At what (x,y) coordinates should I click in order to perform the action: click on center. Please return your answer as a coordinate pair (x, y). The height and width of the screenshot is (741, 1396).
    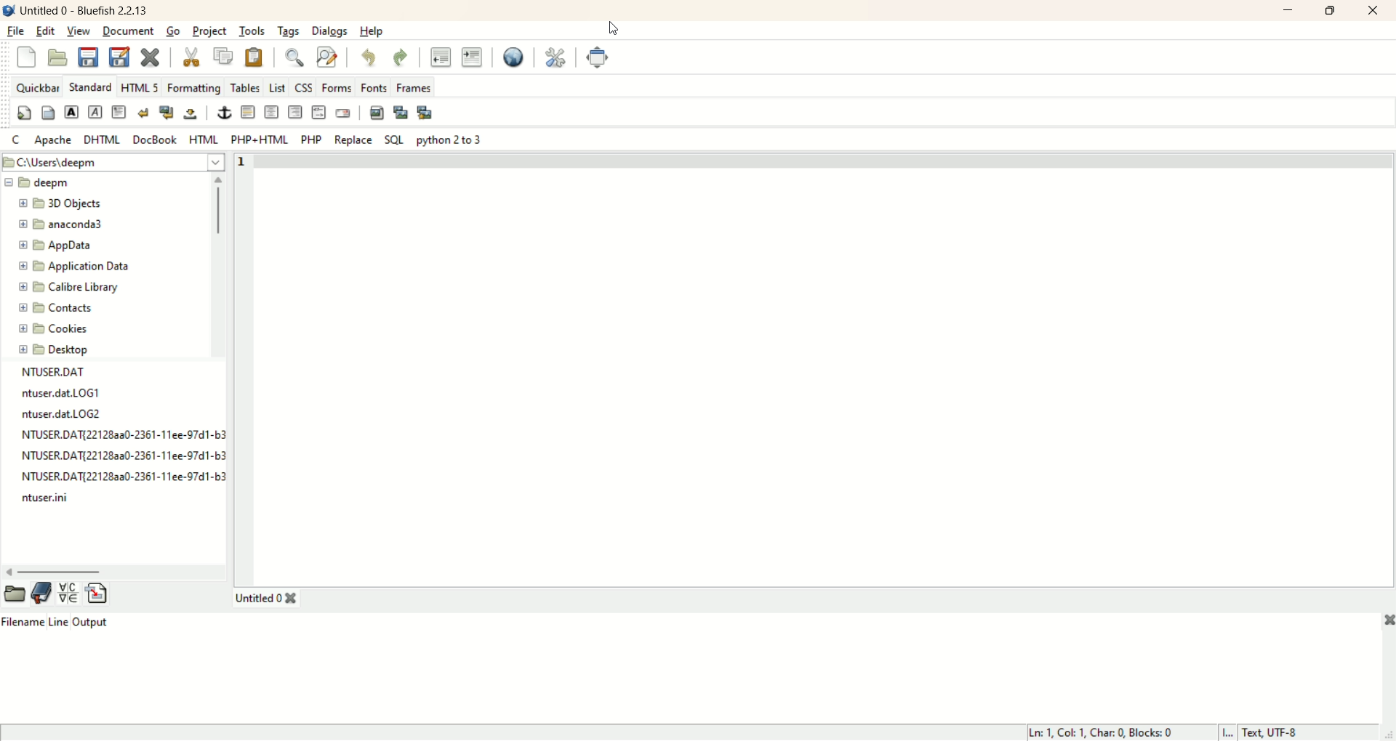
    Looking at the image, I should click on (271, 113).